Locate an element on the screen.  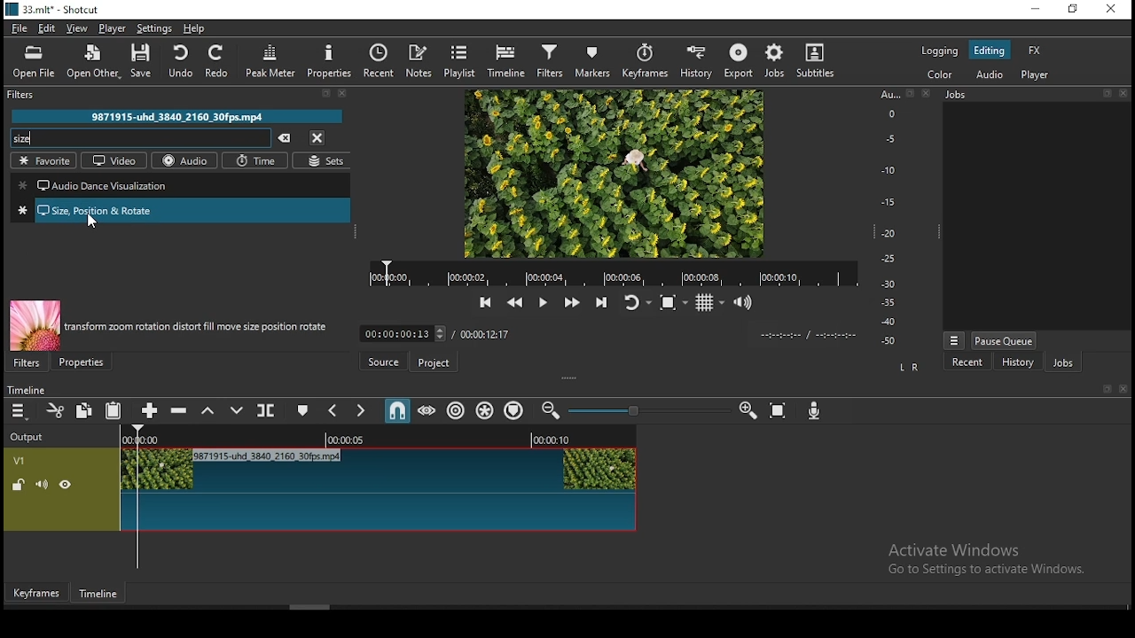
-35 is located at coordinates (887, 300).